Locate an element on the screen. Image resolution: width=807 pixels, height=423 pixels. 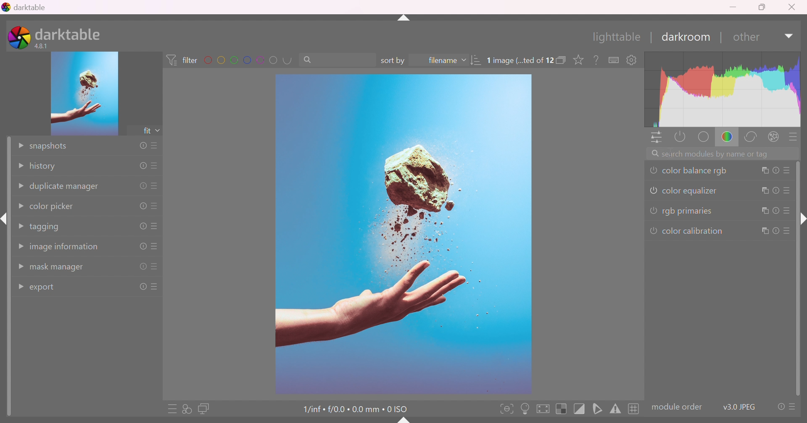
quick access to presets is located at coordinates (173, 410).